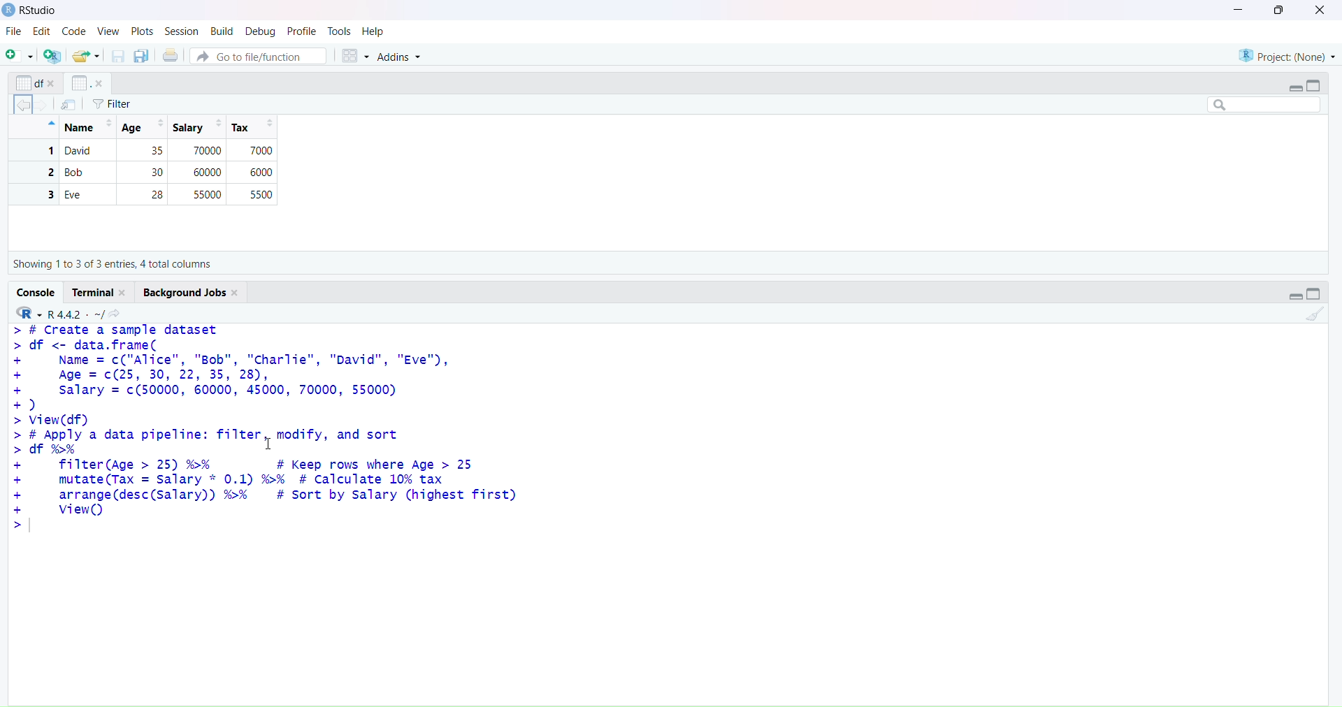 This screenshot has height=707, width=1342. What do you see at coordinates (44, 31) in the screenshot?
I see `edit` at bounding box center [44, 31].